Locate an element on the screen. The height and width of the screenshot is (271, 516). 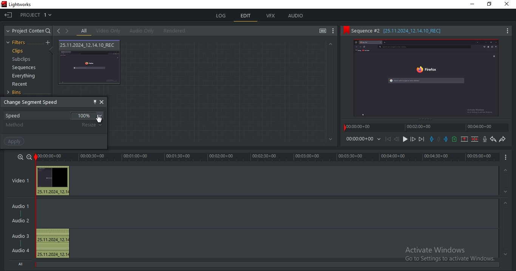
audio is located at coordinates (296, 16).